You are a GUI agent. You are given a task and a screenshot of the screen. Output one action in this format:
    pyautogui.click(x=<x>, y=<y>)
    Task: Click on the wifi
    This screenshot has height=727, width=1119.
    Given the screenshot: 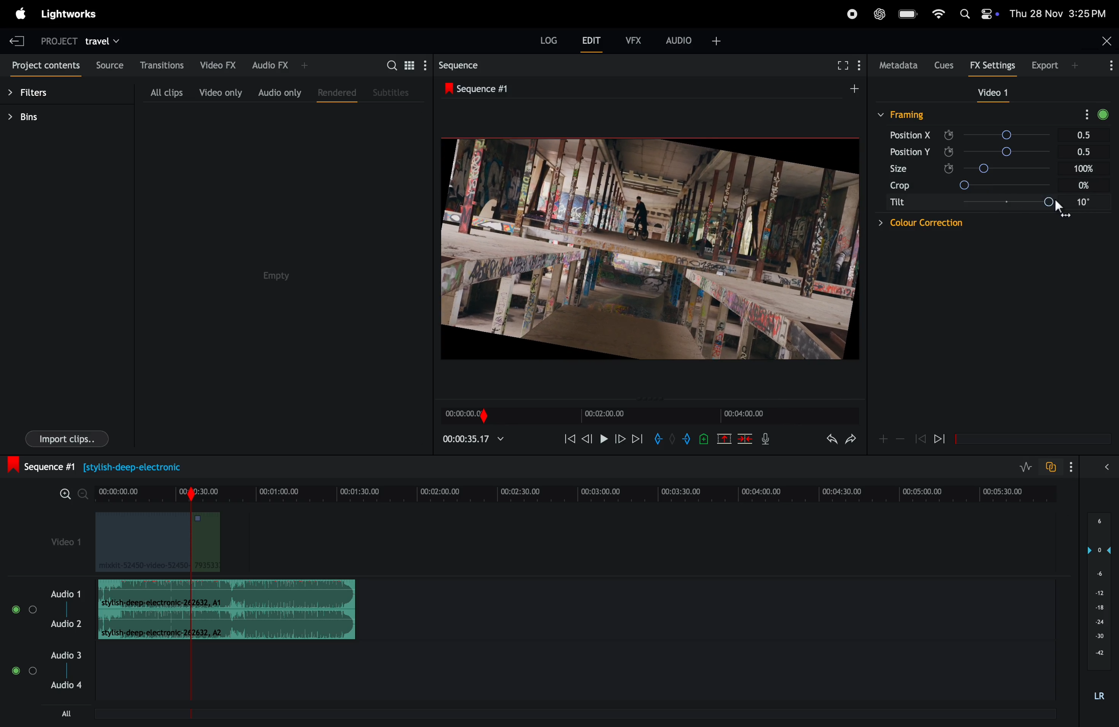 What is the action you would take?
    pyautogui.click(x=936, y=15)
    